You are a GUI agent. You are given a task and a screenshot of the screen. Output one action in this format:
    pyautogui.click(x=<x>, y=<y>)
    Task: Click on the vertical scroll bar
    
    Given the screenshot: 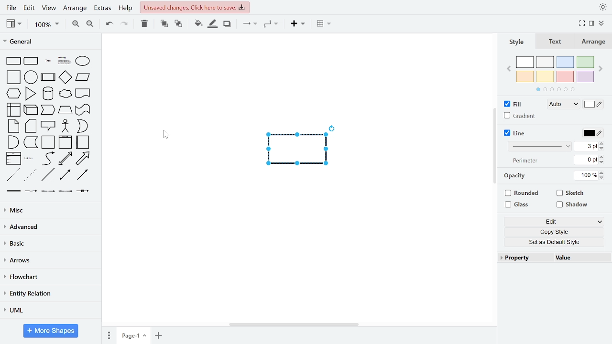 What is the action you would take?
    pyautogui.click(x=495, y=143)
    